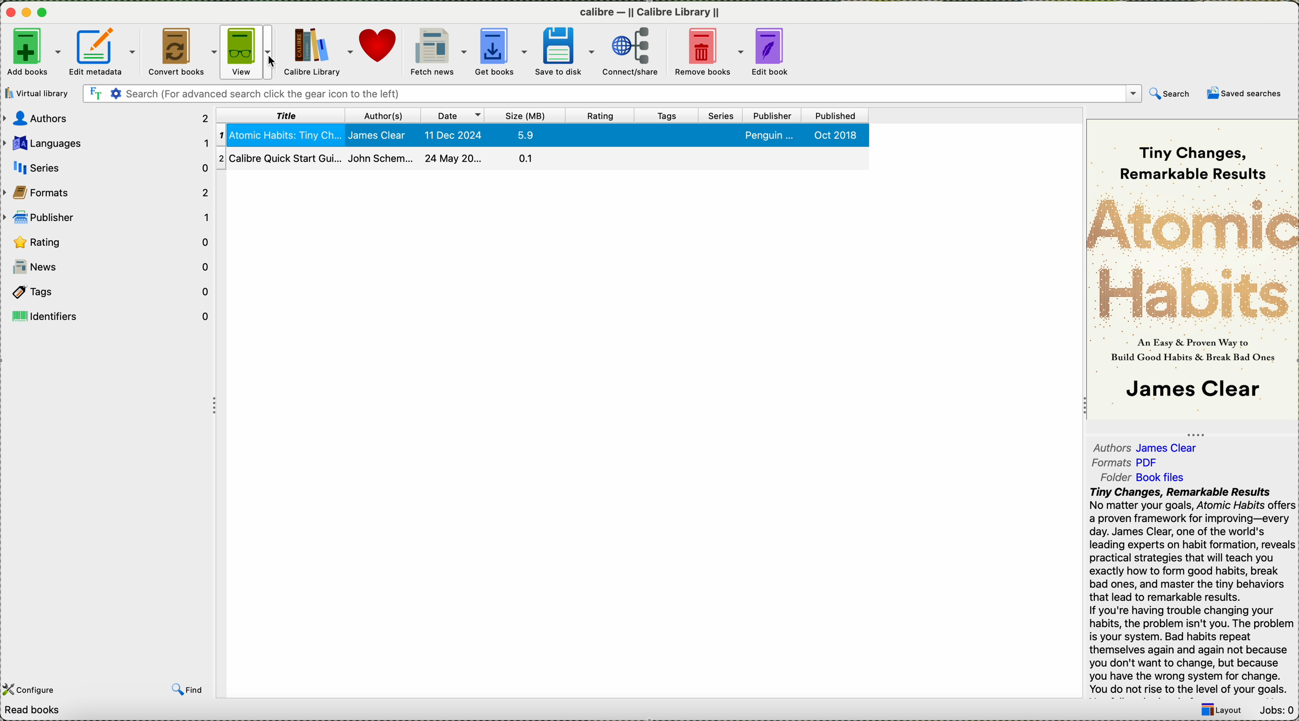 The image size is (1299, 721). Describe the element at coordinates (610, 92) in the screenshot. I see `search bar` at that location.